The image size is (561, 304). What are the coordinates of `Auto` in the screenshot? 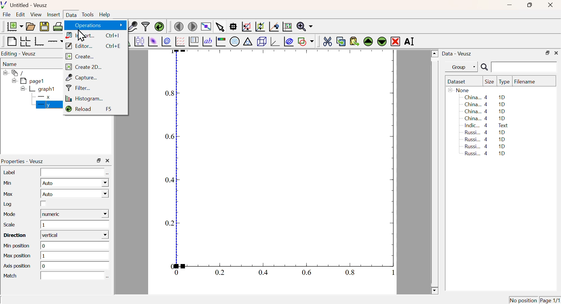 It's located at (75, 183).